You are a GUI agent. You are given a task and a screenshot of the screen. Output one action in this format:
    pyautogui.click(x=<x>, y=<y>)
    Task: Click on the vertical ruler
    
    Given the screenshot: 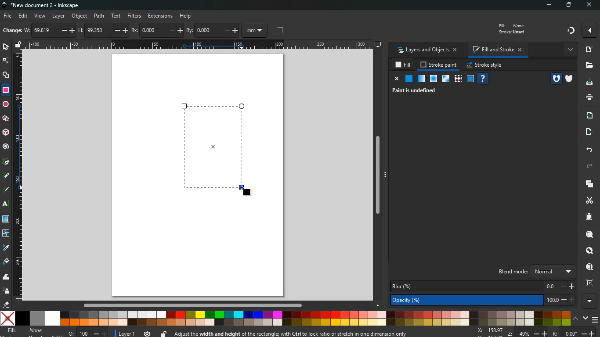 What is the action you would take?
    pyautogui.click(x=19, y=178)
    